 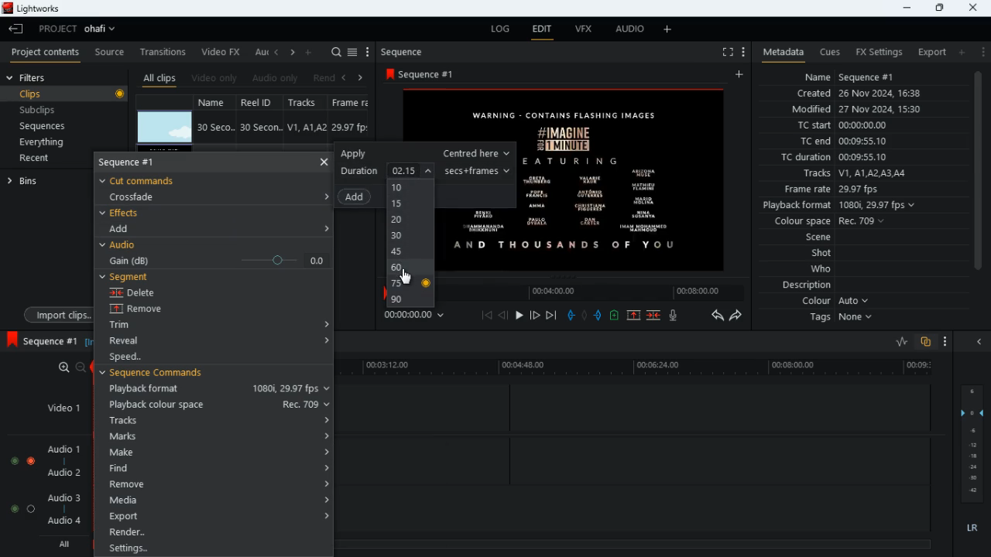 What do you see at coordinates (484, 234) in the screenshot?
I see `text` at bounding box center [484, 234].